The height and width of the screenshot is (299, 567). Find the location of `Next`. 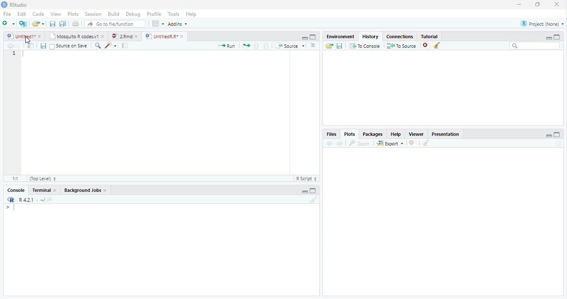

Next is located at coordinates (340, 145).